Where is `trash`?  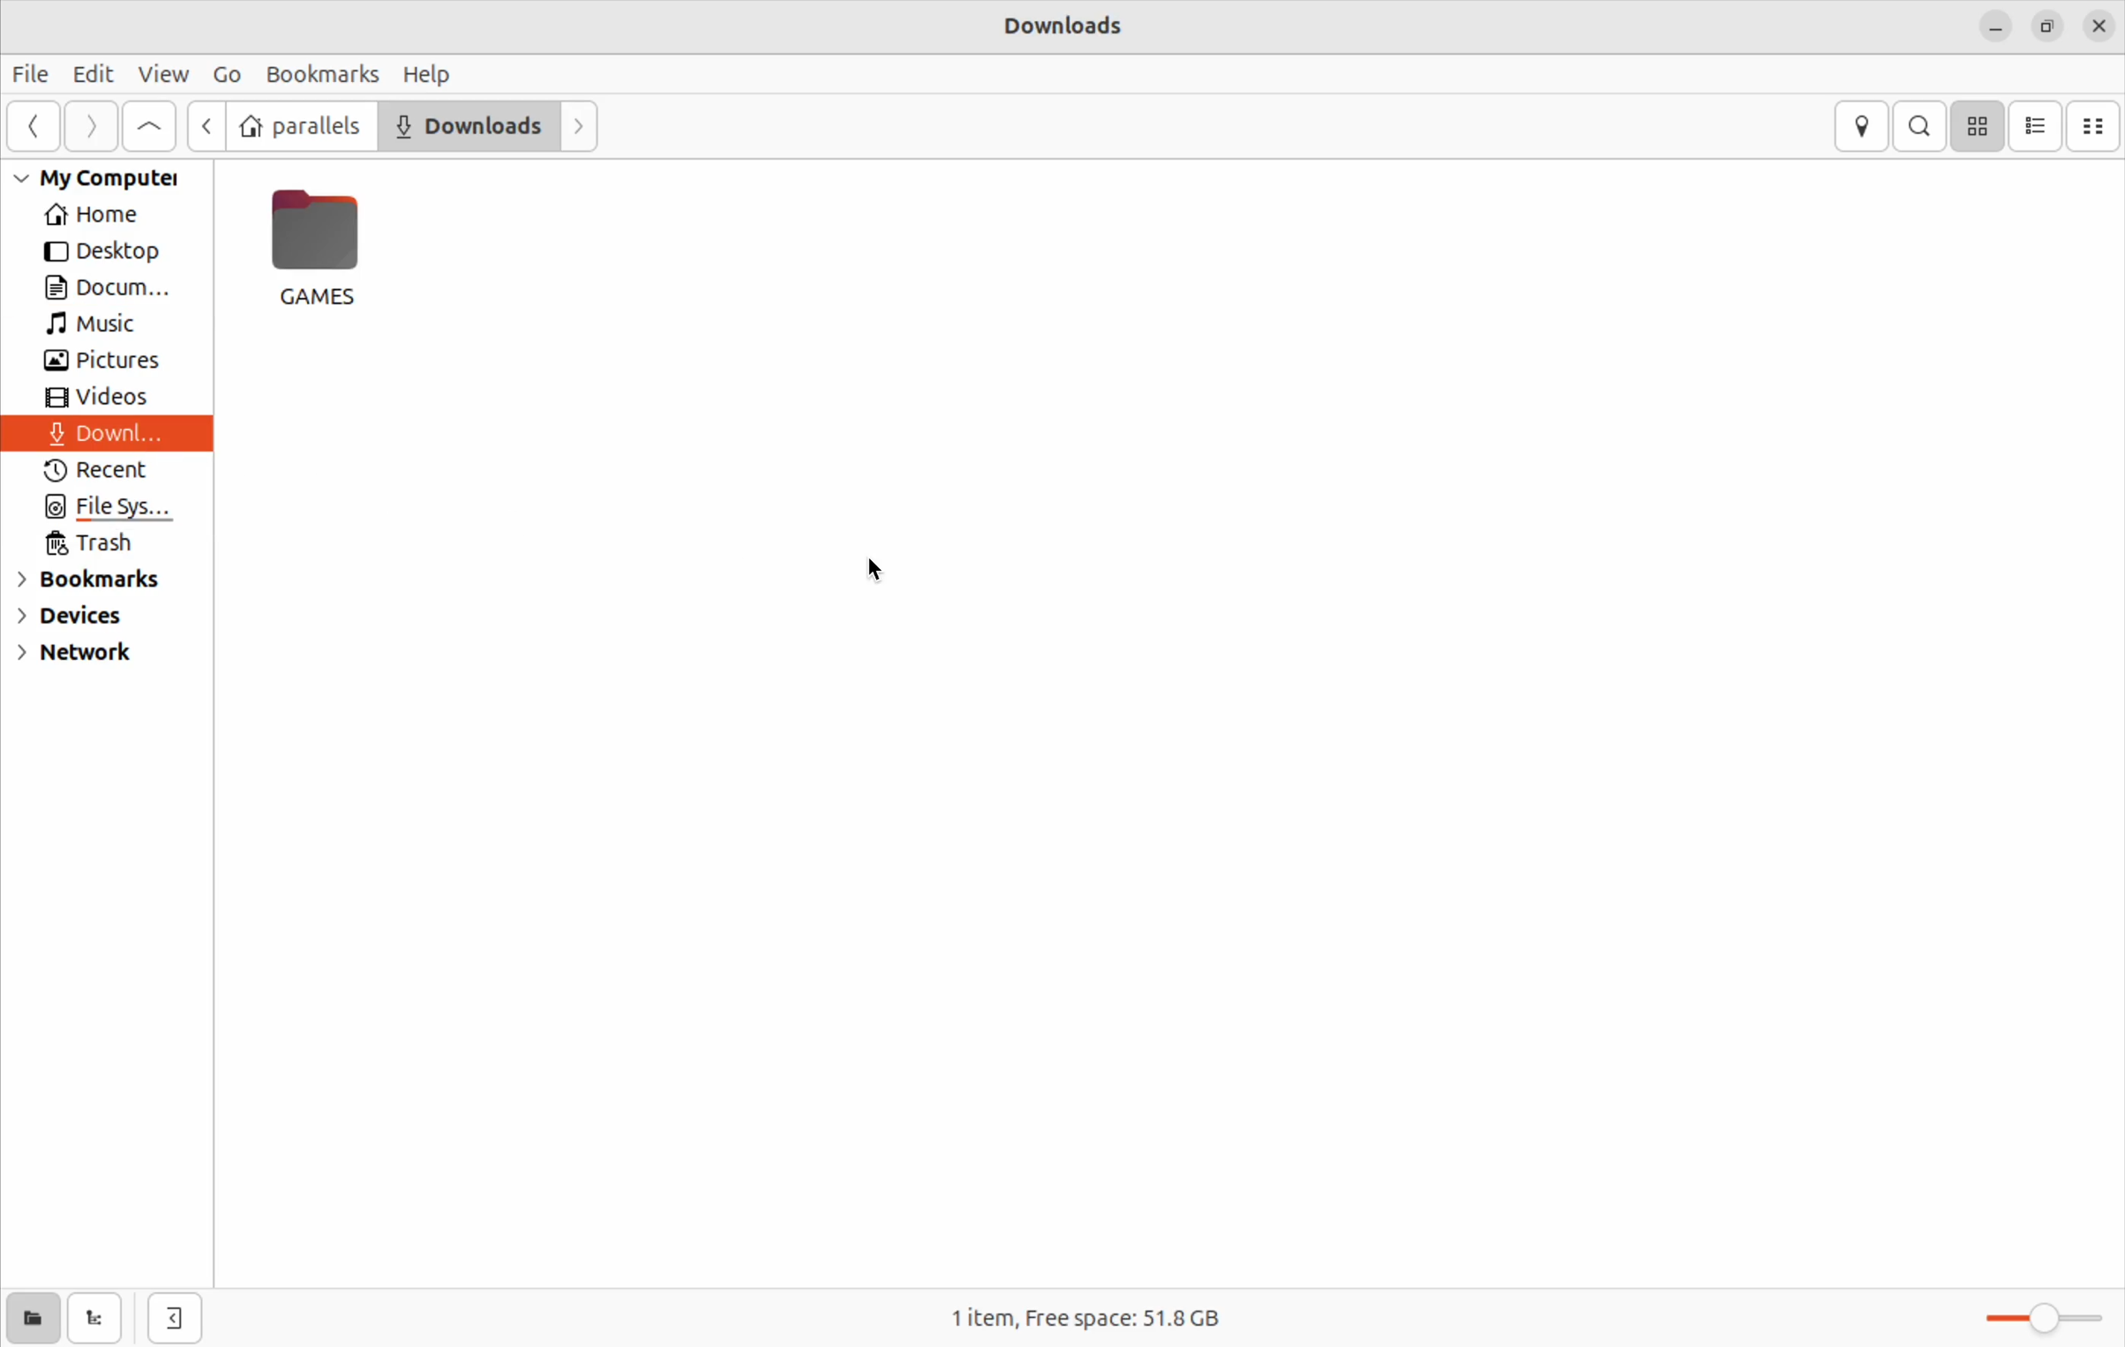 trash is located at coordinates (94, 545).